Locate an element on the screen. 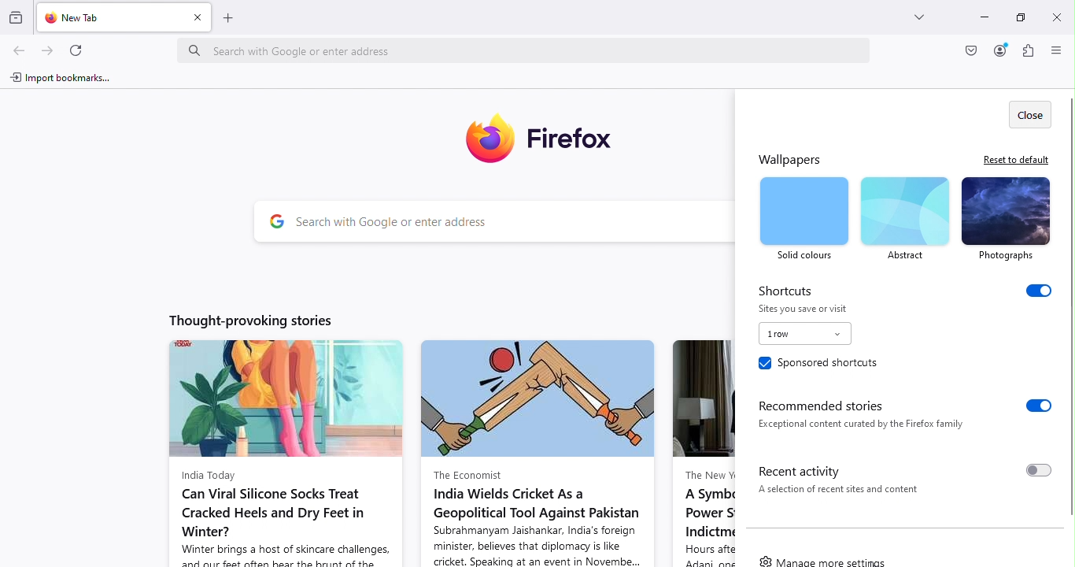 The width and height of the screenshot is (1075, 567). Minimize is located at coordinates (977, 15).